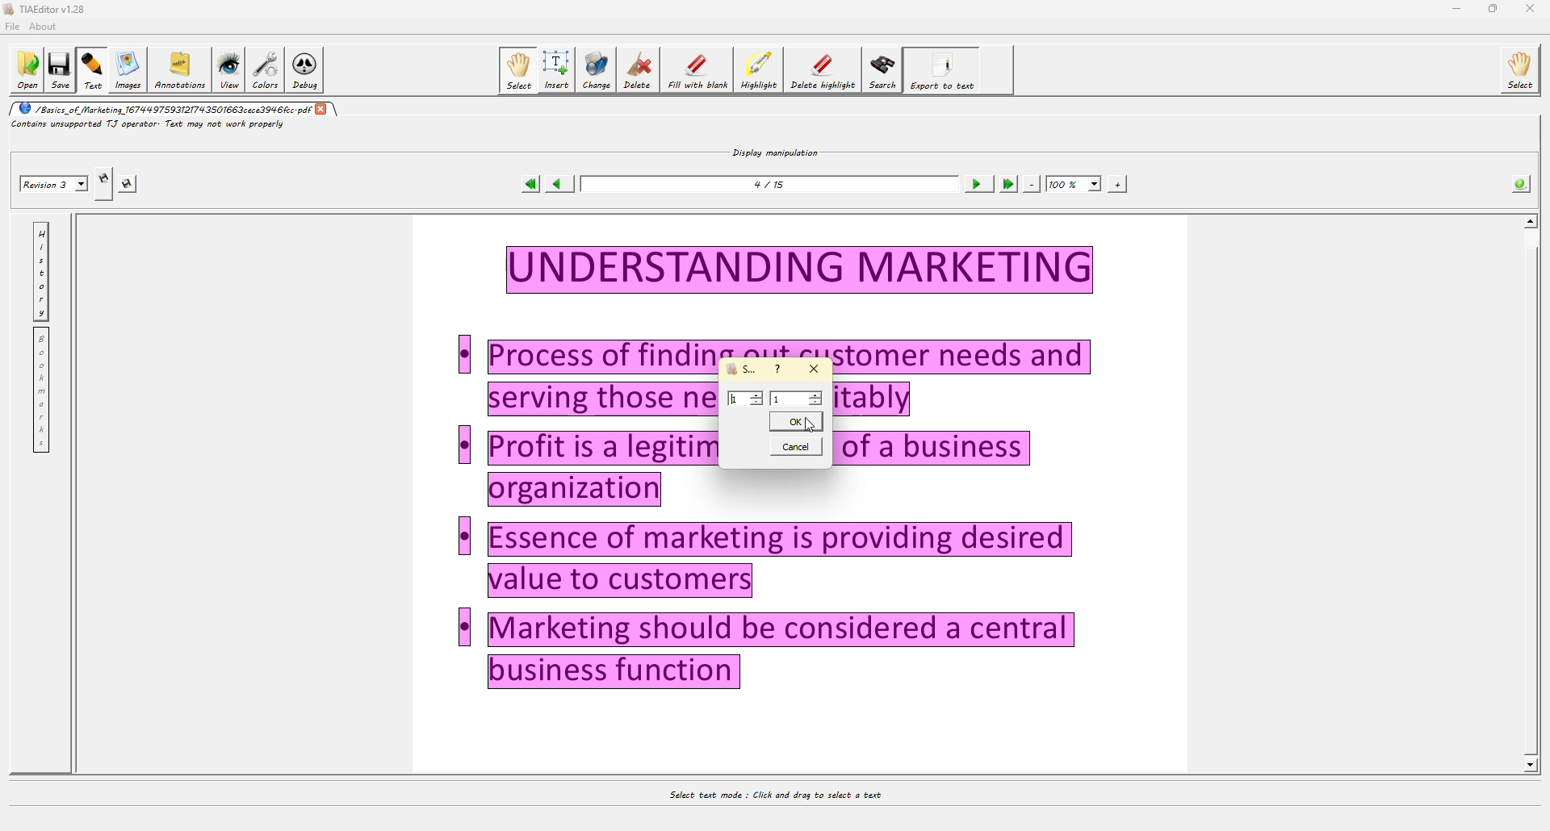 This screenshot has width=1550, height=831. Describe the element at coordinates (773, 150) in the screenshot. I see `display manipulation` at that location.